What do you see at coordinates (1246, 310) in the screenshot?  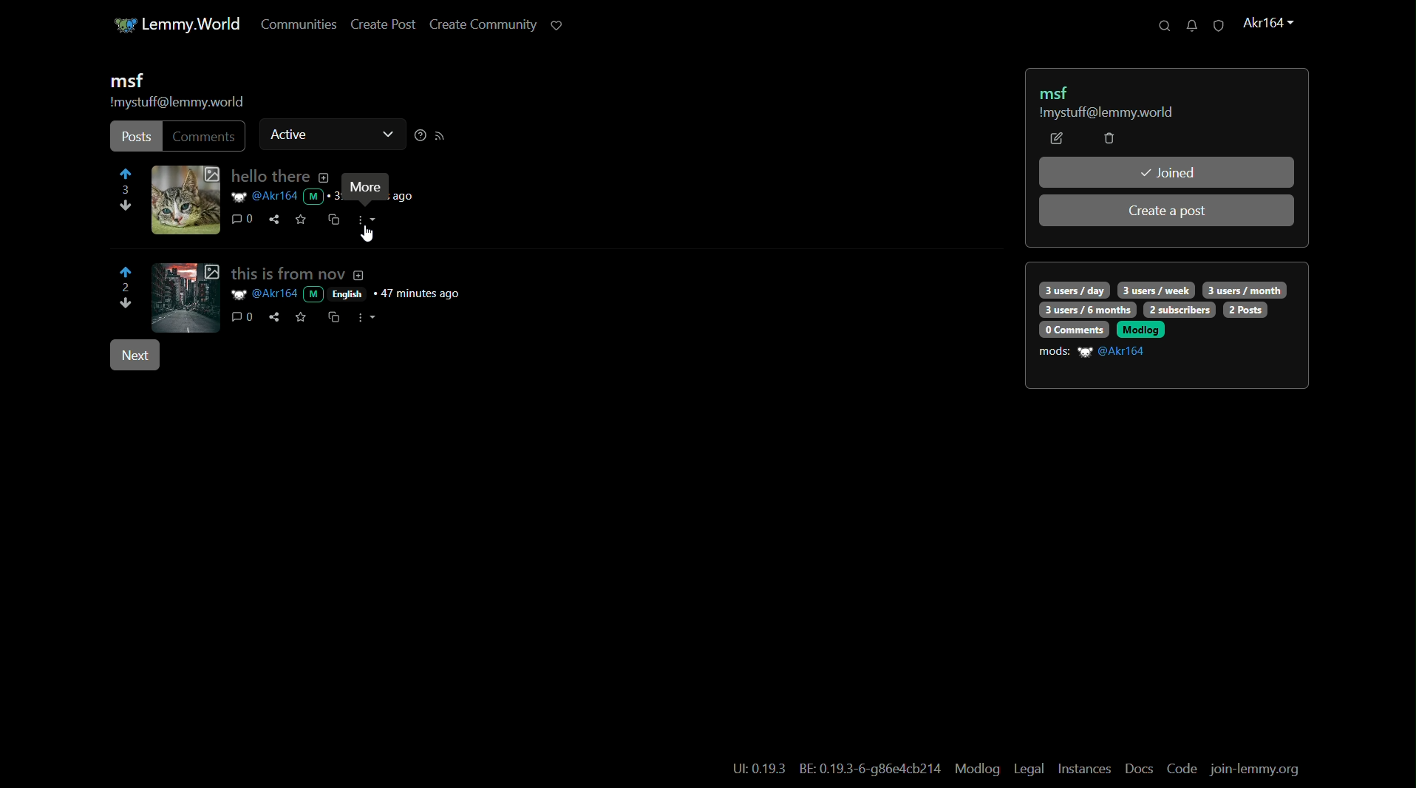 I see `2 posts` at bounding box center [1246, 310].